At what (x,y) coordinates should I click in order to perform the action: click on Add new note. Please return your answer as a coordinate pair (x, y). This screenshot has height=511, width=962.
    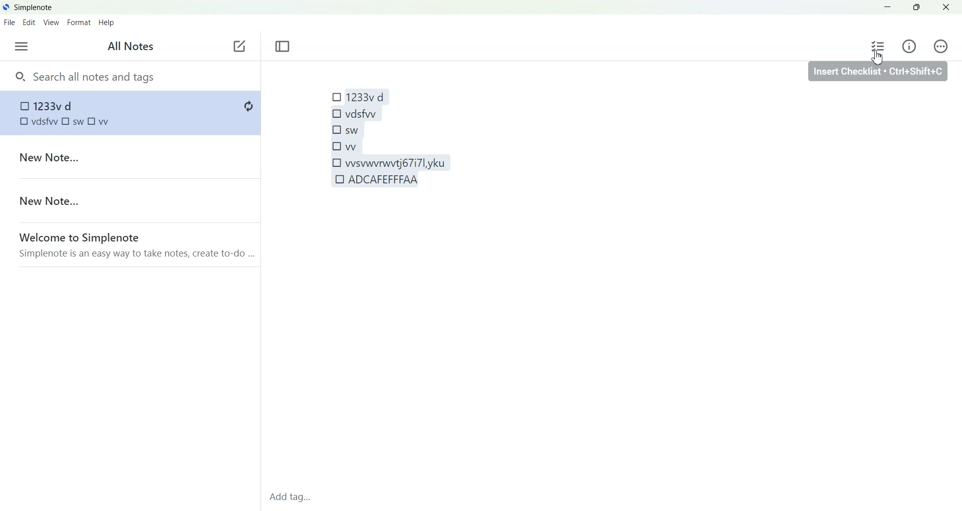
    Looking at the image, I should click on (239, 46).